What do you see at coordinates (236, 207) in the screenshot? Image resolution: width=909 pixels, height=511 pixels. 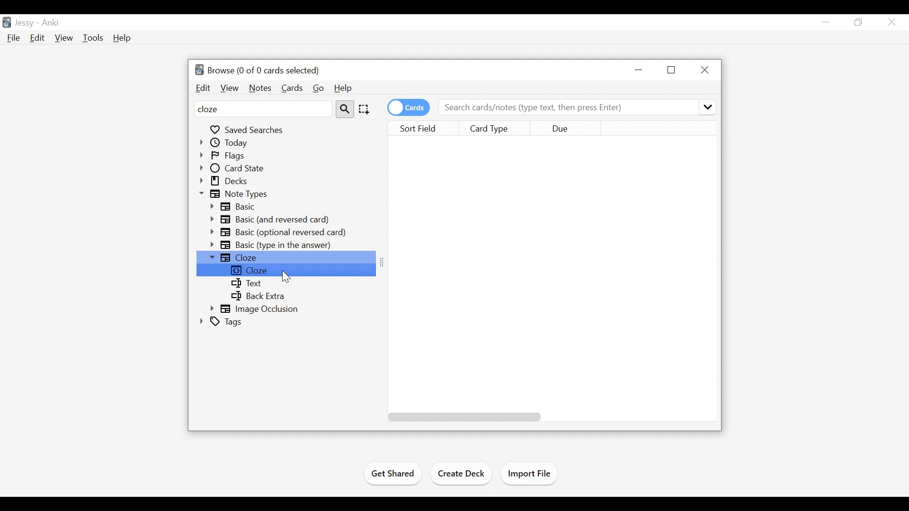 I see `Basic` at bounding box center [236, 207].